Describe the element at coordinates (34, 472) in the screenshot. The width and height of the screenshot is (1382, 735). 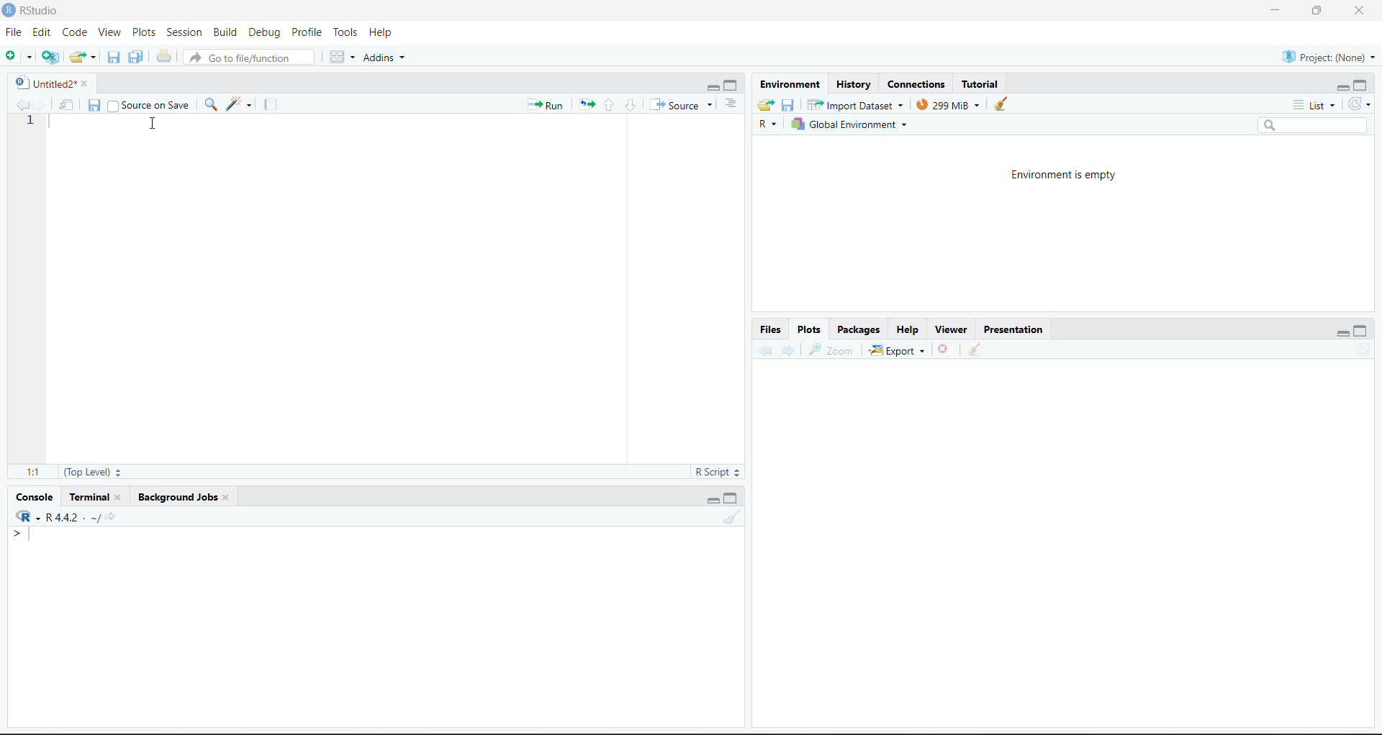
I see `1:1` at that location.